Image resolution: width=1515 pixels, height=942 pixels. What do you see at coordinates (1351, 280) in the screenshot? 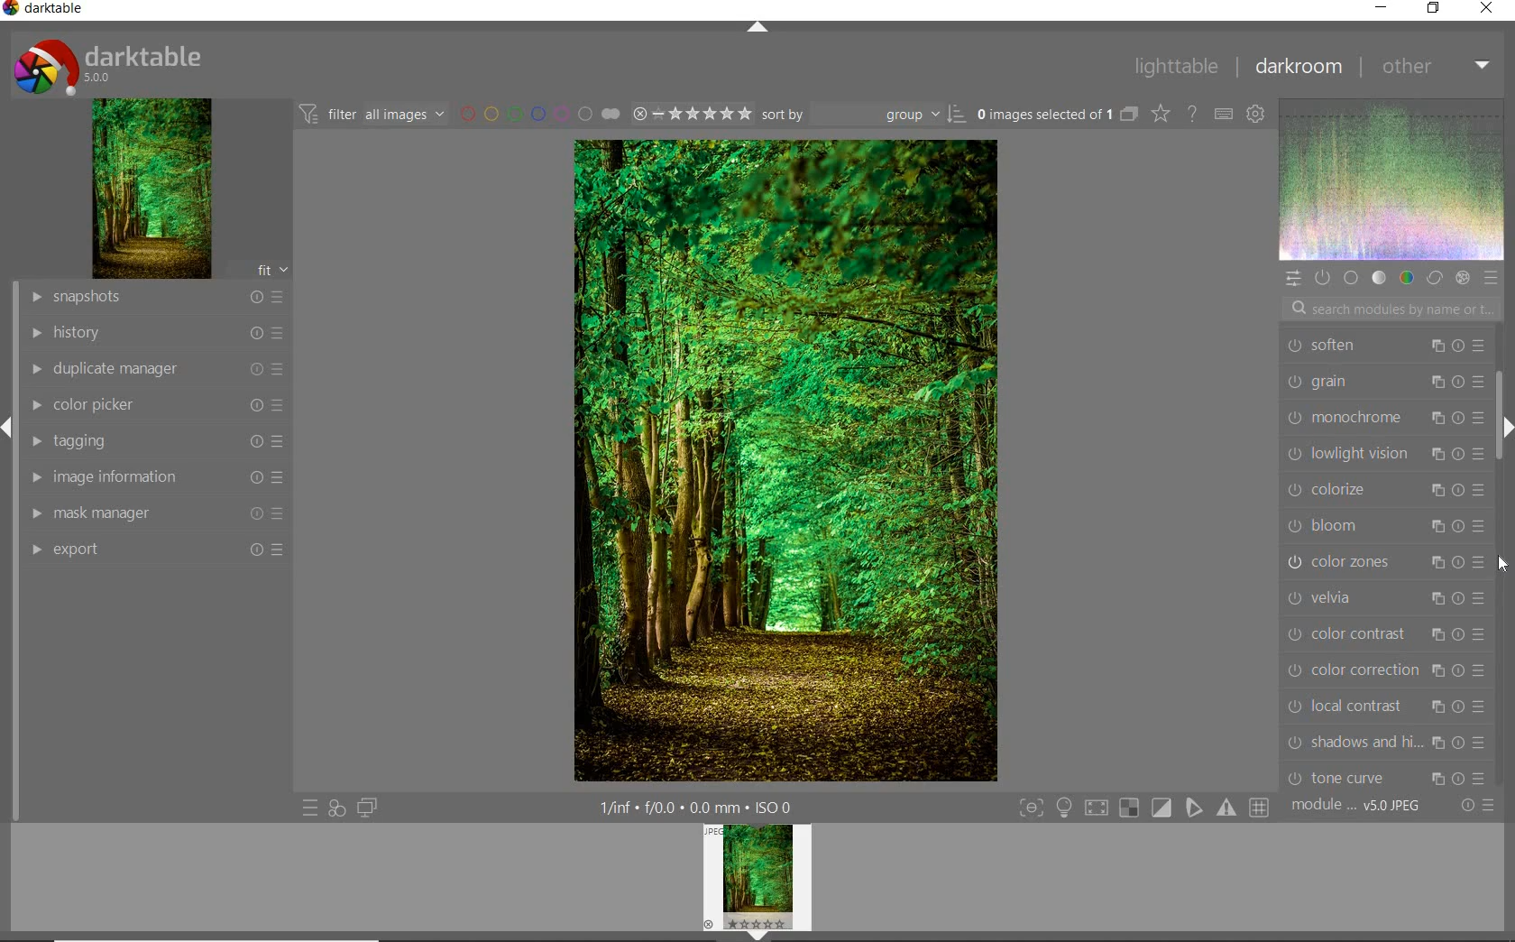
I see `BASE` at bounding box center [1351, 280].